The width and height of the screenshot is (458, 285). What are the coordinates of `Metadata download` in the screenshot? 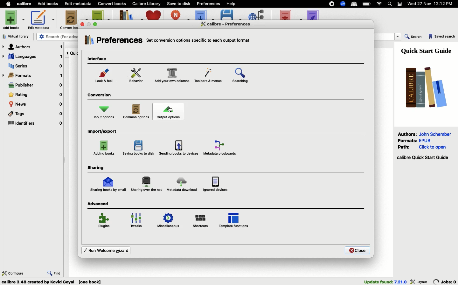 It's located at (181, 185).